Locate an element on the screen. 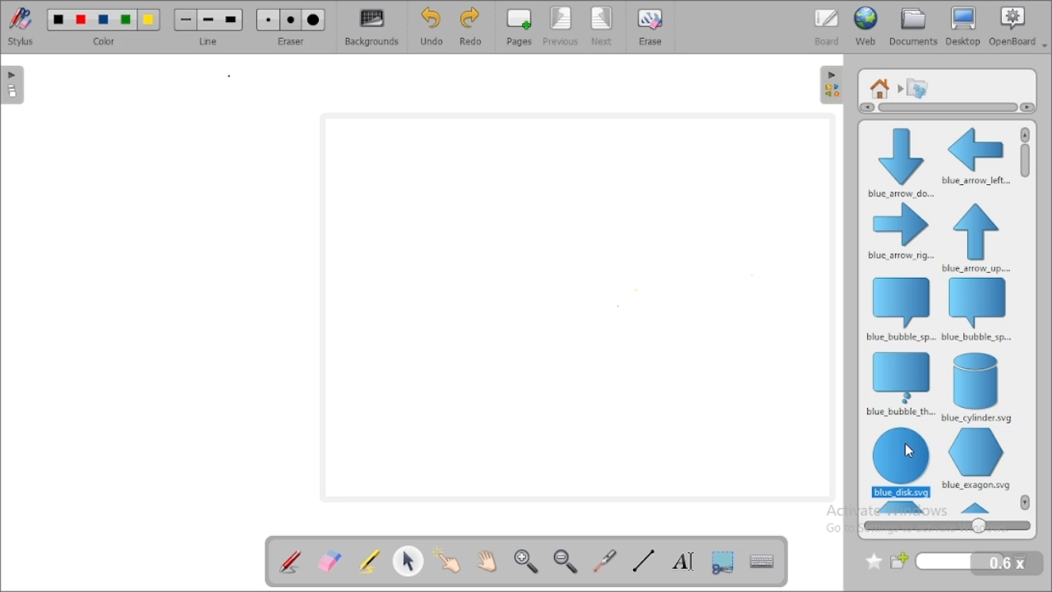 This screenshot has width=1052, height=592. interact with items is located at coordinates (450, 558).